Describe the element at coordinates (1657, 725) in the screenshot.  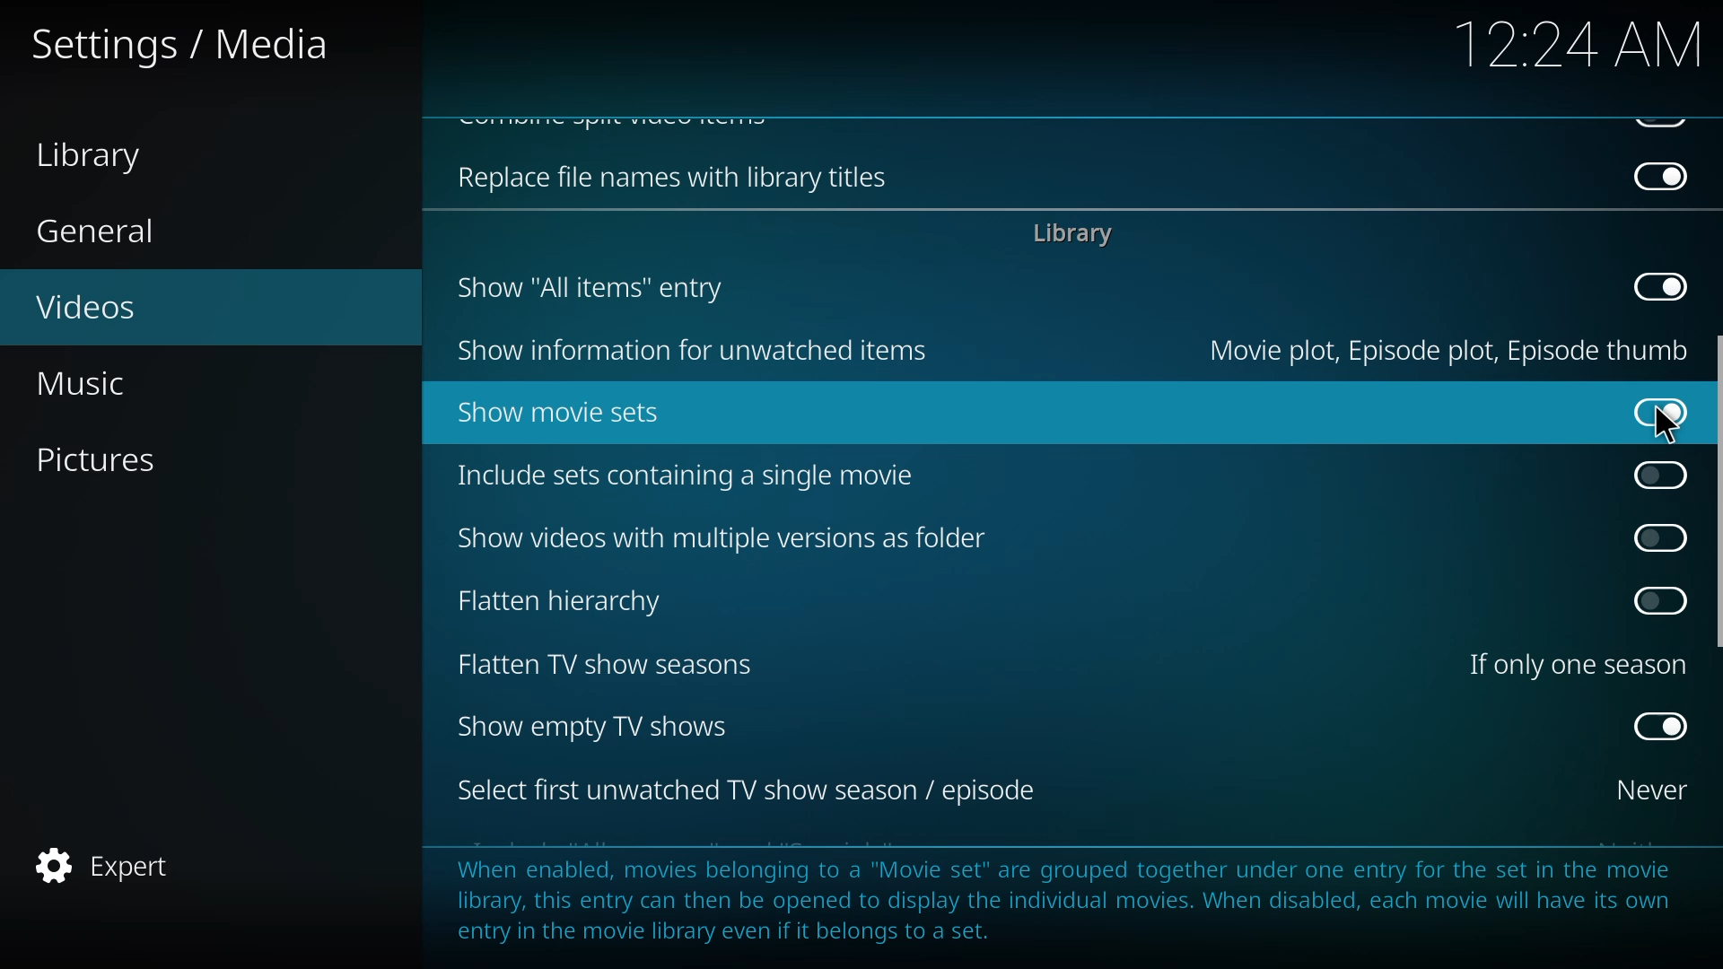
I see `enabled` at that location.